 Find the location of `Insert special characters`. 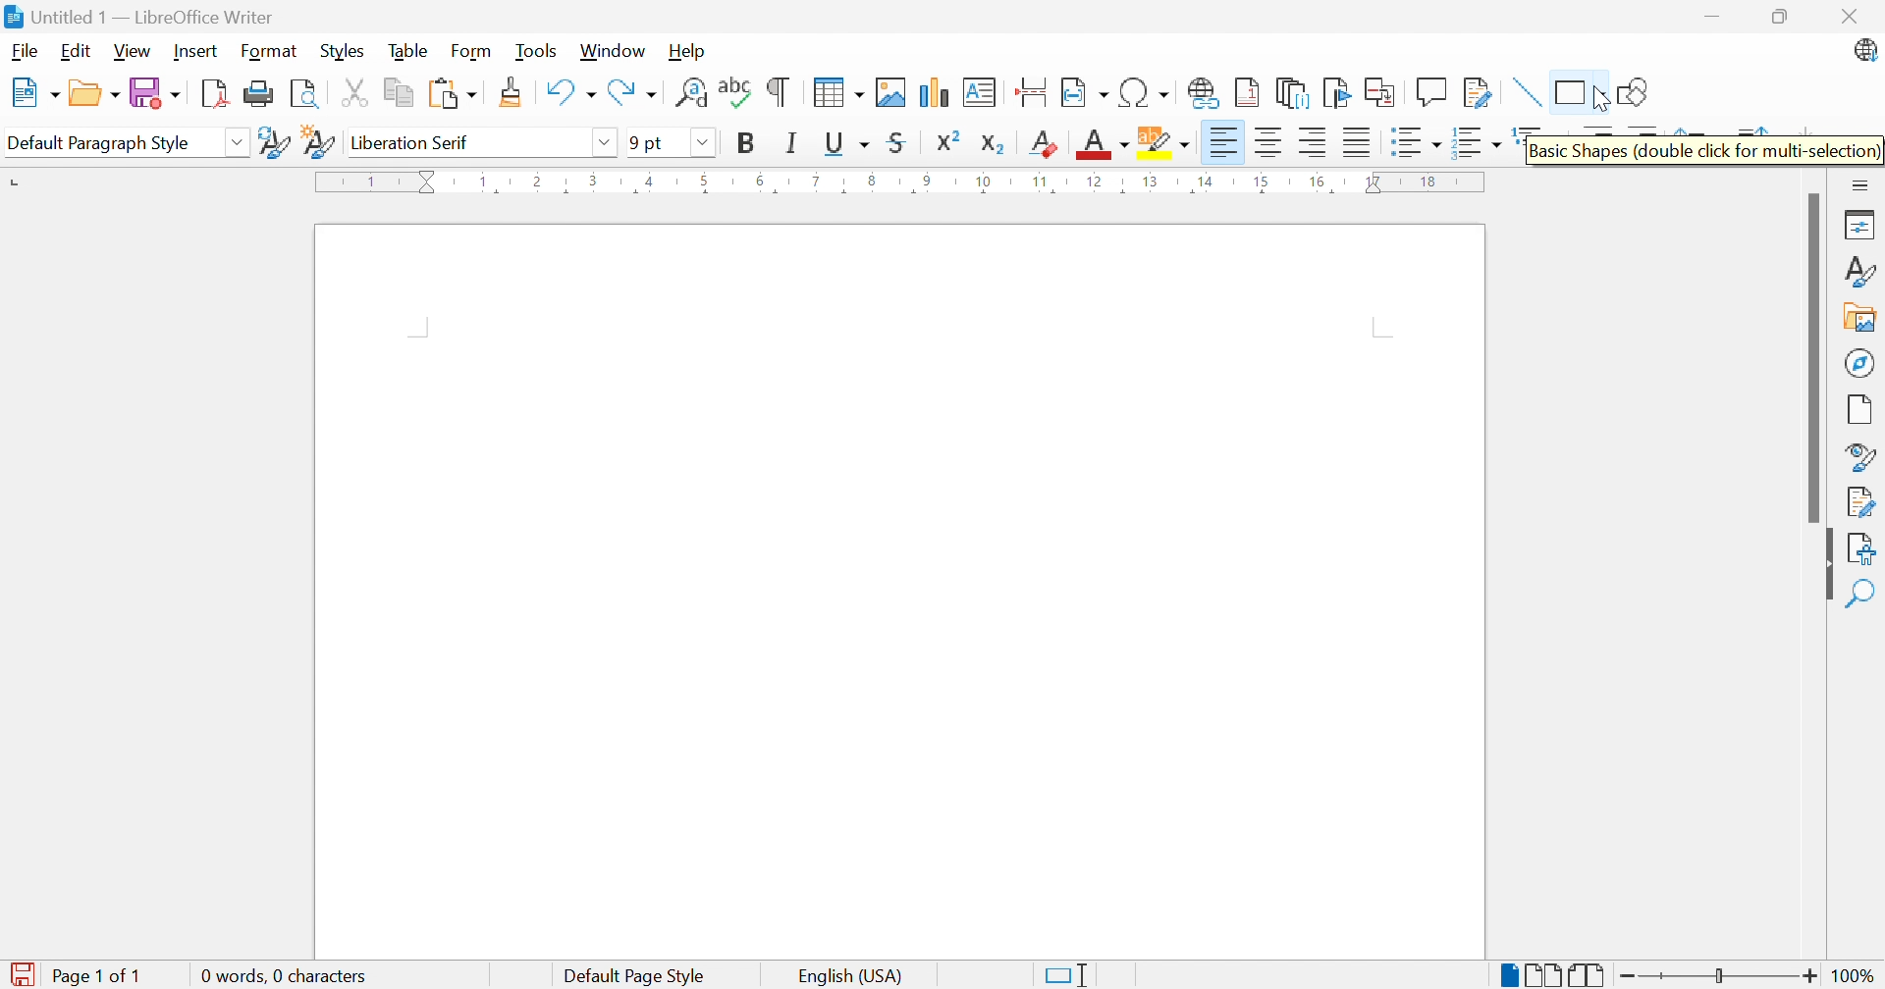

Insert special characters is located at coordinates (1144, 91).